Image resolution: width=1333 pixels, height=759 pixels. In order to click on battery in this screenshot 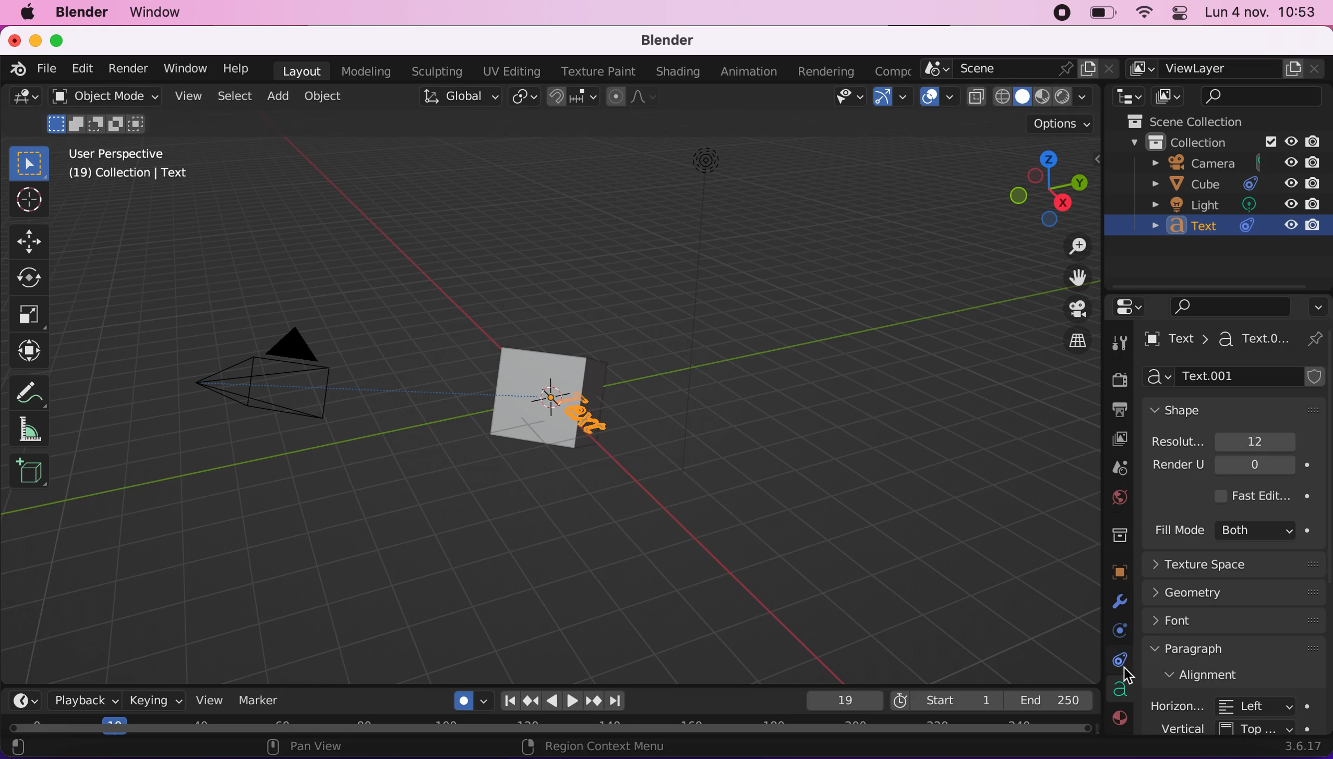, I will do `click(1101, 14)`.